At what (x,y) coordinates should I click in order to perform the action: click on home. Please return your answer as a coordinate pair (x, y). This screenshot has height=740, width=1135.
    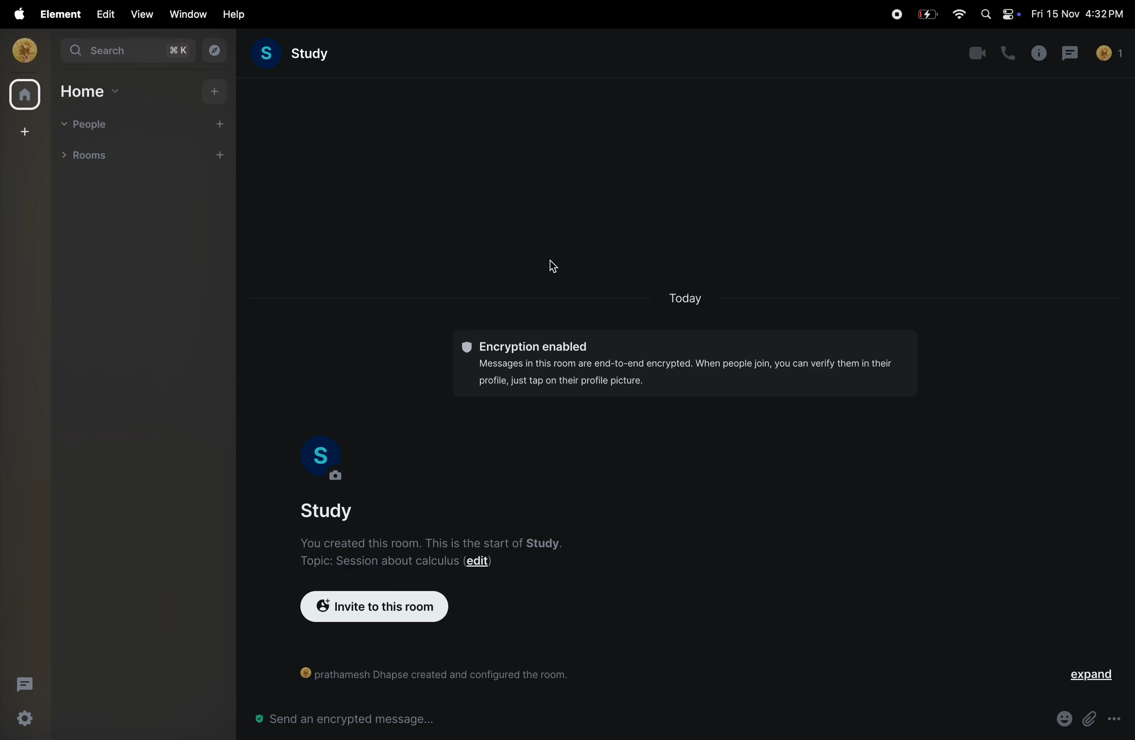
    Looking at the image, I should click on (22, 94).